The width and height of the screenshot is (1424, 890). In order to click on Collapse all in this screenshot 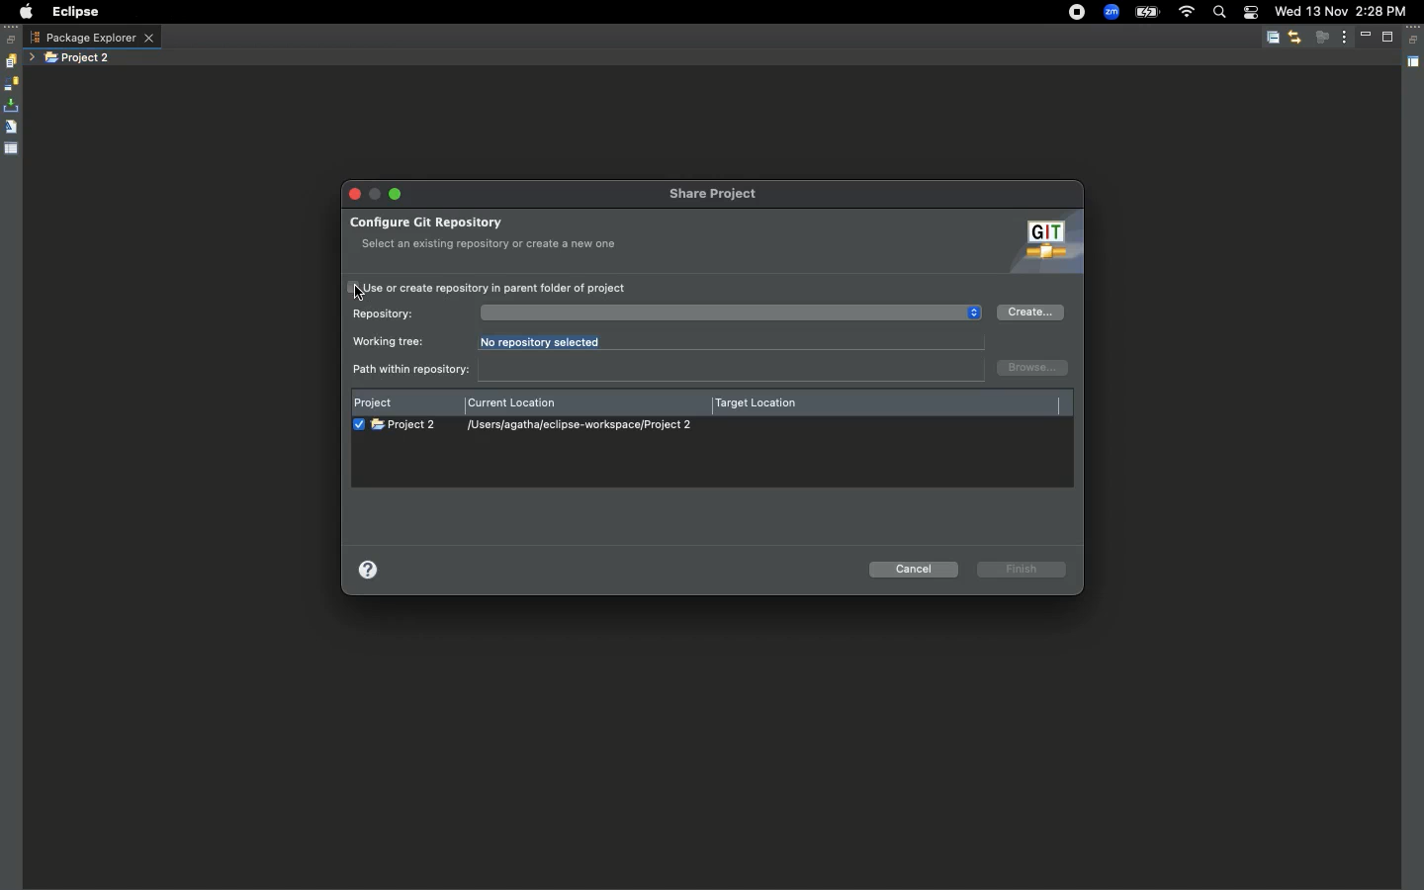, I will do `click(1273, 39)`.